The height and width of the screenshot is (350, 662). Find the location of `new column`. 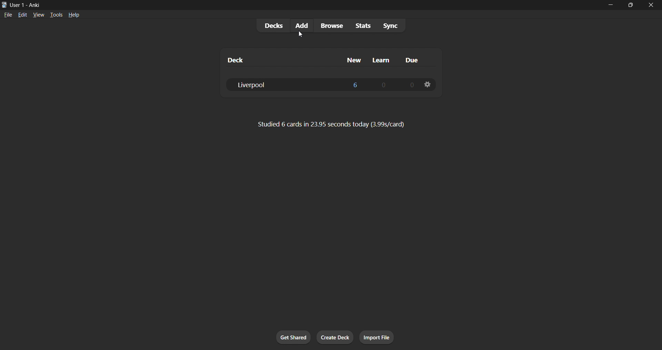

new column is located at coordinates (354, 60).